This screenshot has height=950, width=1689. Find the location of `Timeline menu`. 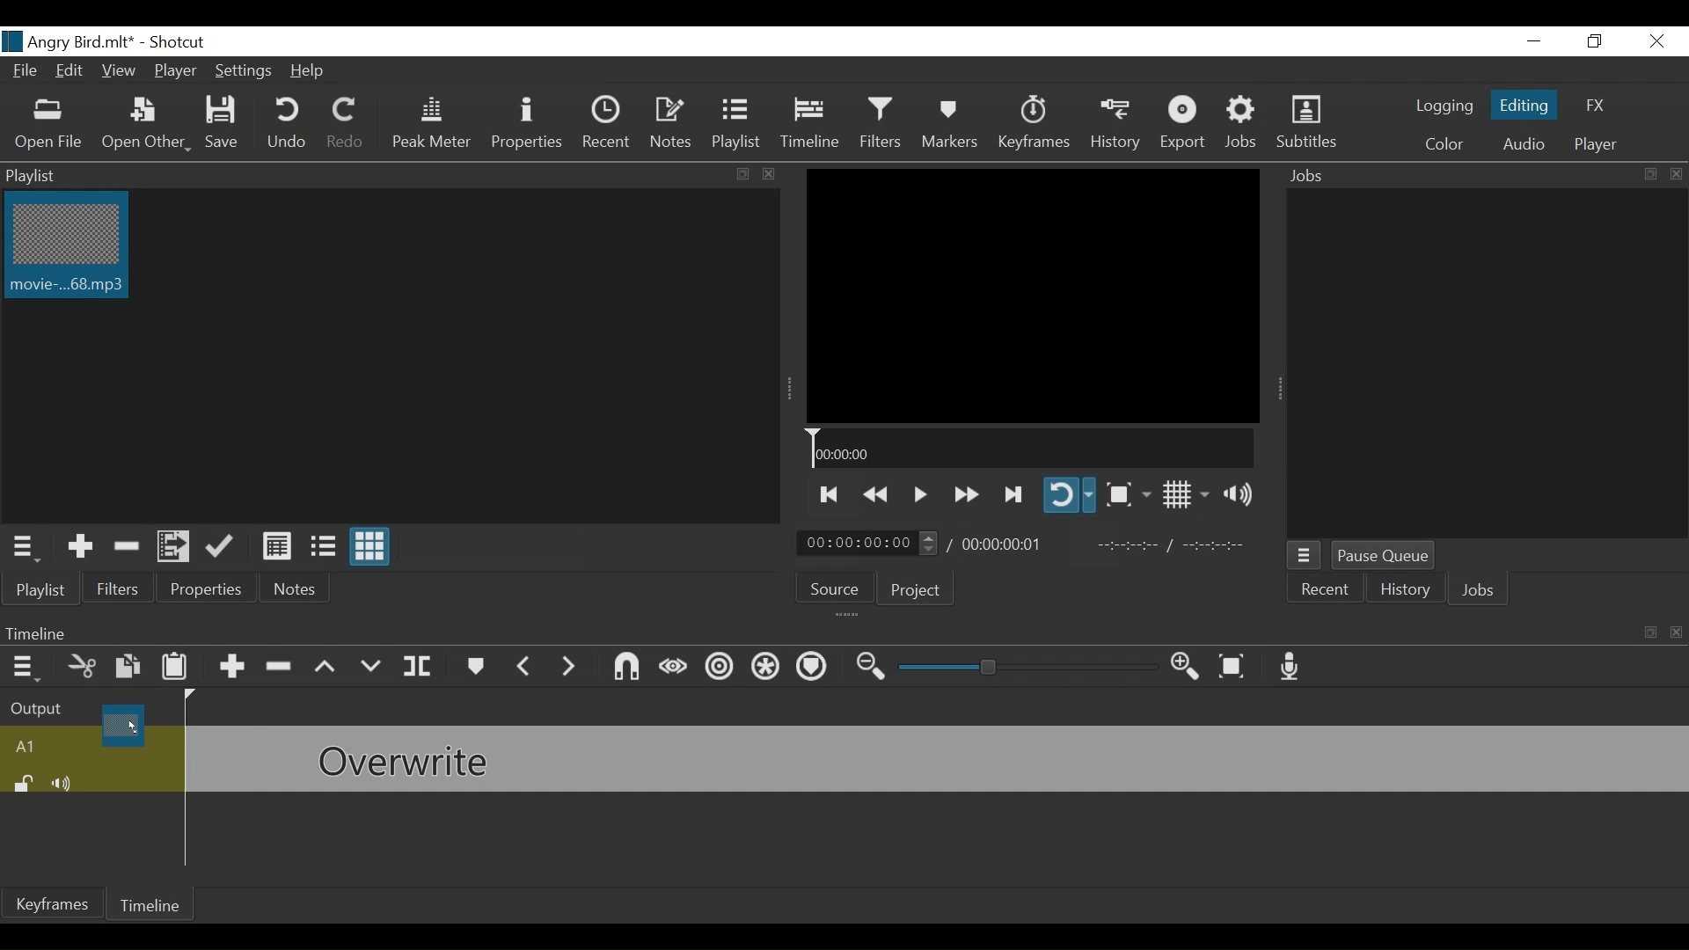

Timeline menu is located at coordinates (22, 666).